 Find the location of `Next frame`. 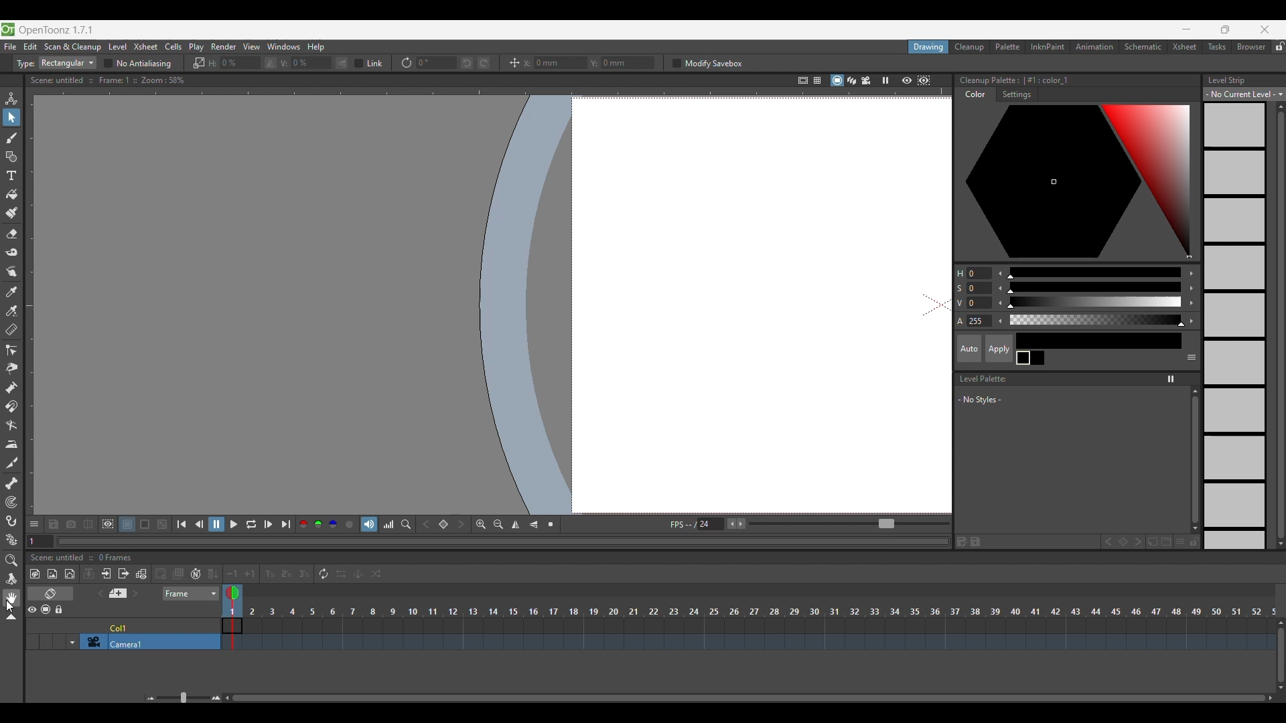

Next frame is located at coordinates (268, 524).